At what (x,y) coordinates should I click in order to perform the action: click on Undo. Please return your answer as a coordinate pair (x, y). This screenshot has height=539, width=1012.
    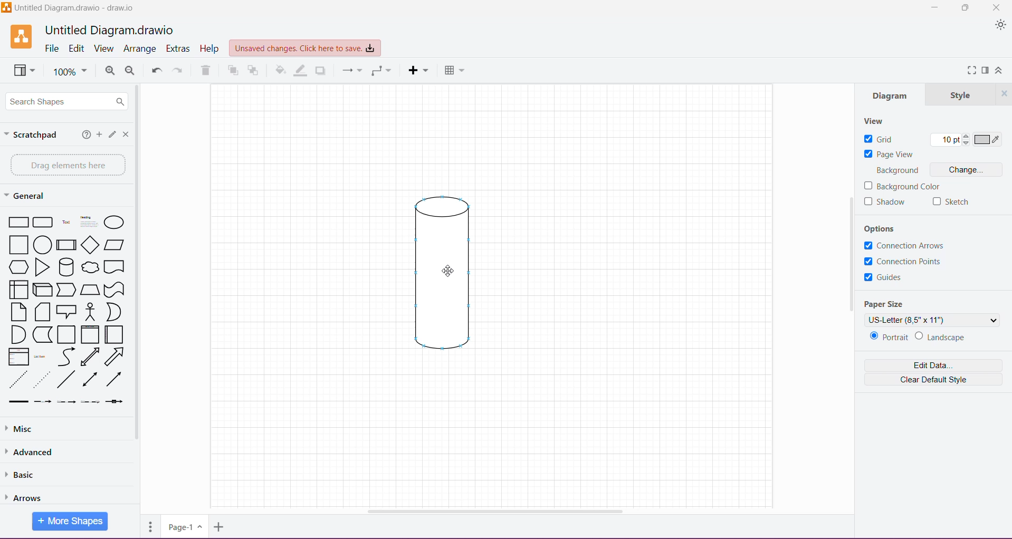
    Looking at the image, I should click on (156, 70).